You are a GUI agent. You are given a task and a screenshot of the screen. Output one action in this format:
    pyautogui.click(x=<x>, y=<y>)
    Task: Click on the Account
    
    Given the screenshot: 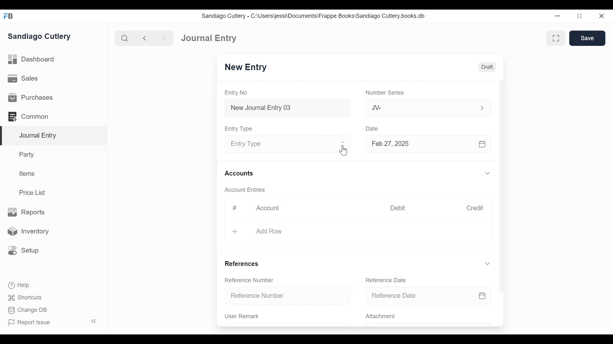 What is the action you would take?
    pyautogui.click(x=269, y=208)
    